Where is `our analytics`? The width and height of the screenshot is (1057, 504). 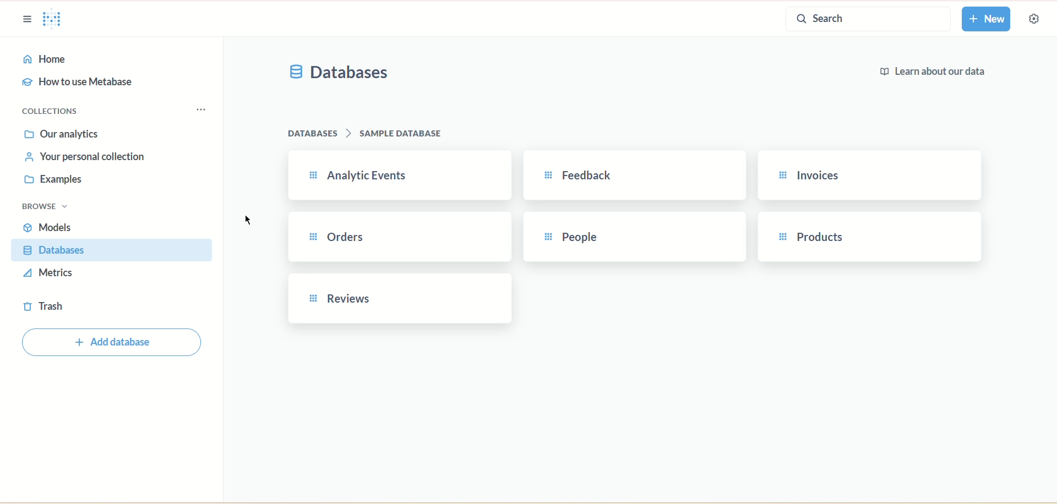
our analytics is located at coordinates (62, 134).